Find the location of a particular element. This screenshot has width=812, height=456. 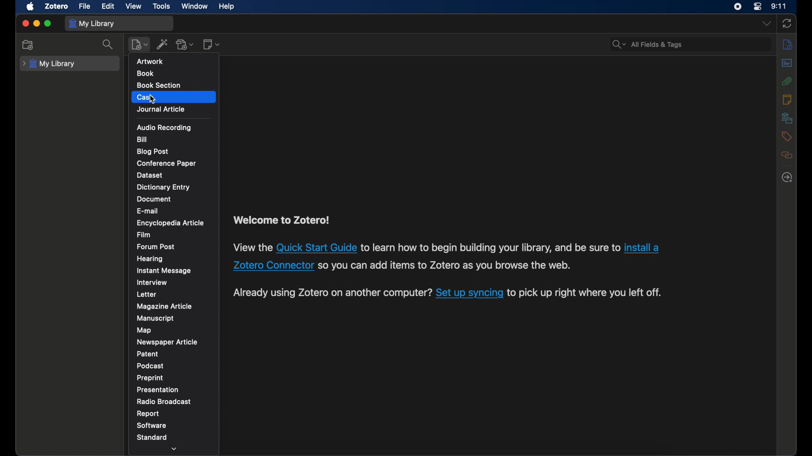

time is located at coordinates (779, 6).